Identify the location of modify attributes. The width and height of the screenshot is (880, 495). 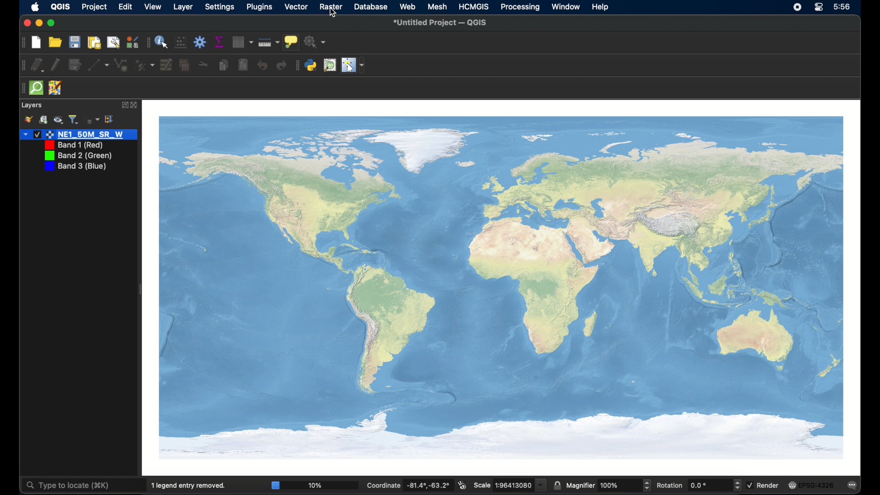
(166, 65).